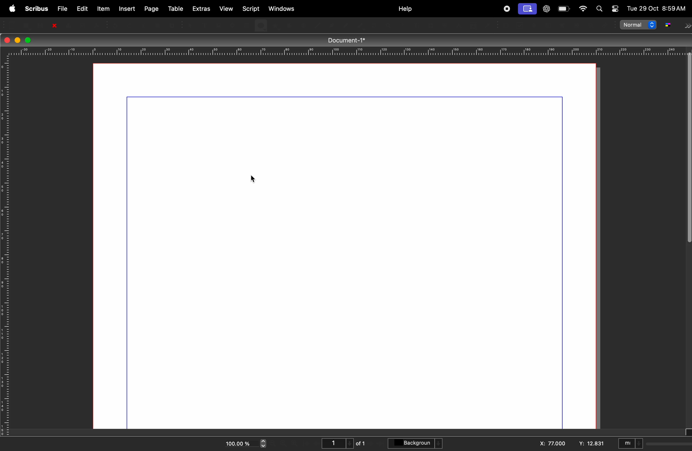 This screenshot has height=451, width=692. I want to click on select item, so click(190, 24).